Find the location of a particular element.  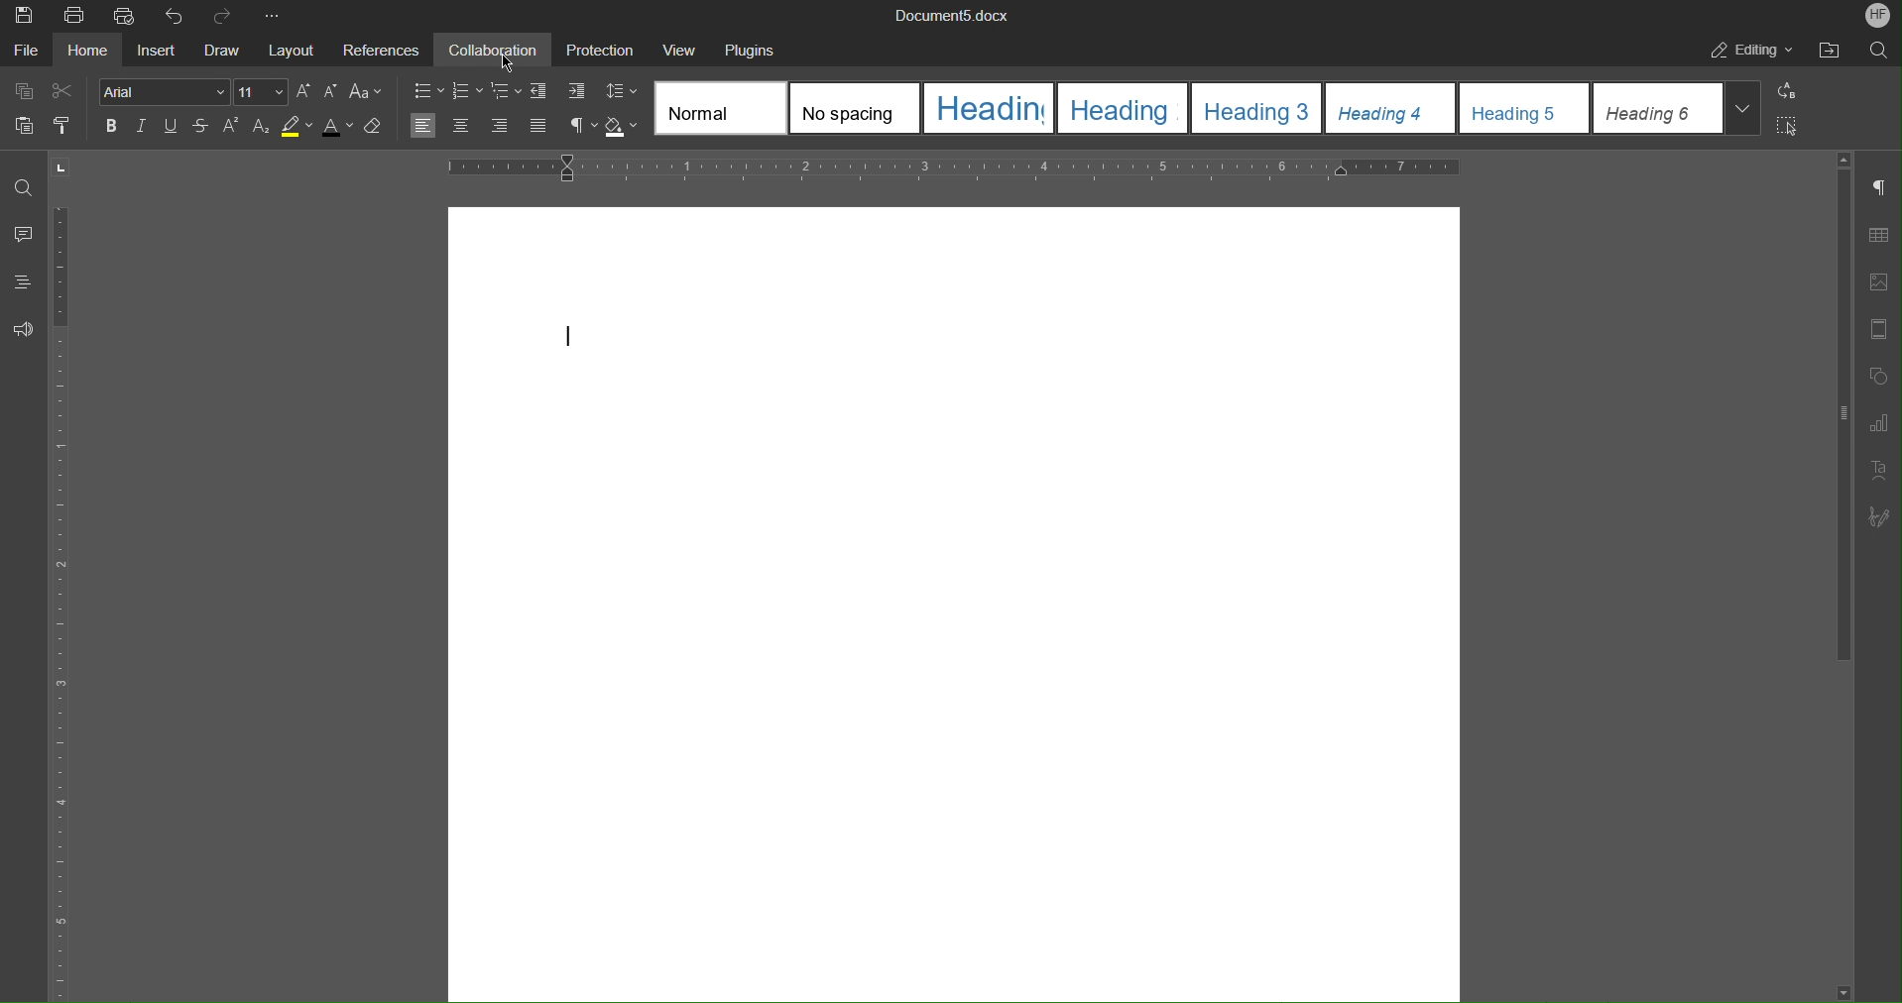

Print is located at coordinates (79, 16).